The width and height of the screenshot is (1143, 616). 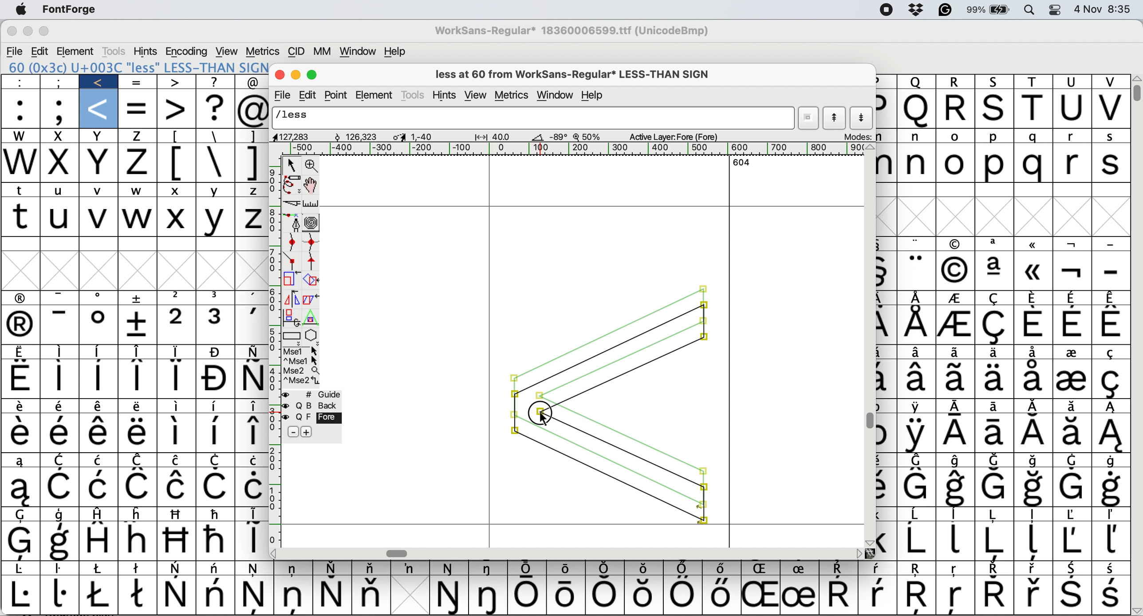 What do you see at coordinates (291, 280) in the screenshot?
I see `scale glyph` at bounding box center [291, 280].